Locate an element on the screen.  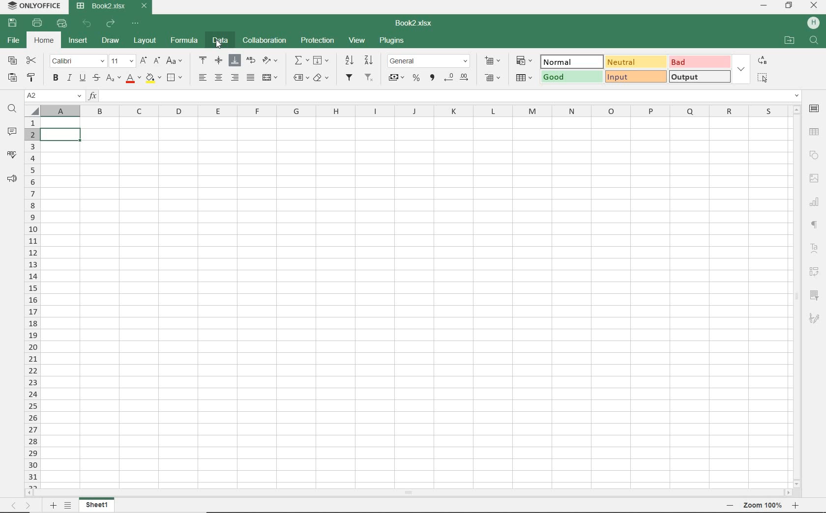
BAD is located at coordinates (700, 62).